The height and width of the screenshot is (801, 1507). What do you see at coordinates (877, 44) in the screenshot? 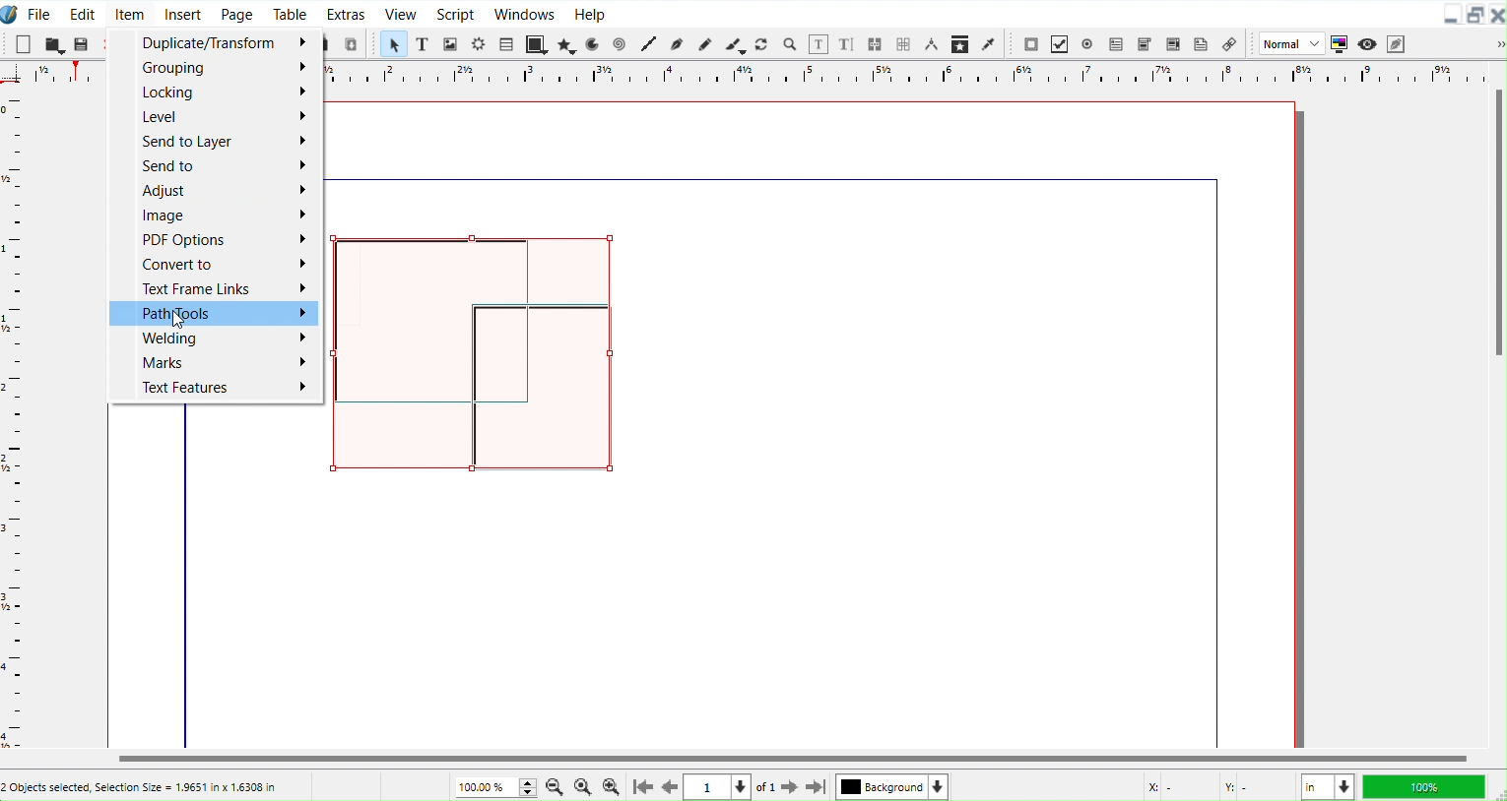
I see `Link text frame` at bounding box center [877, 44].